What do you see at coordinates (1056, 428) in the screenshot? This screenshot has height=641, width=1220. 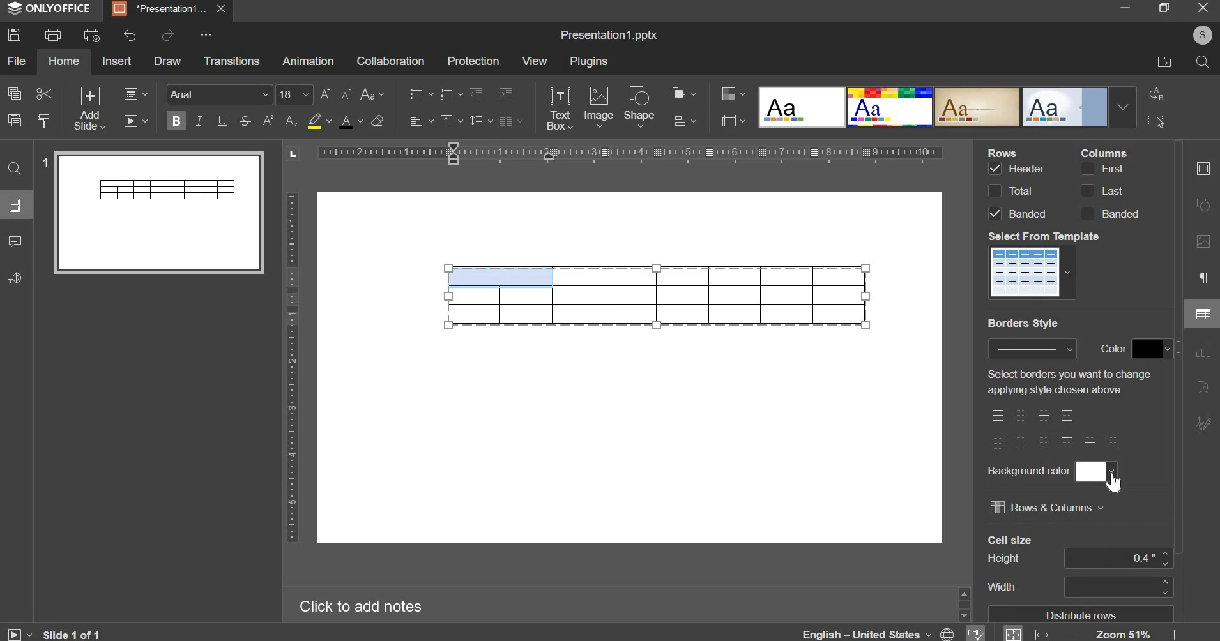 I see `border style` at bounding box center [1056, 428].